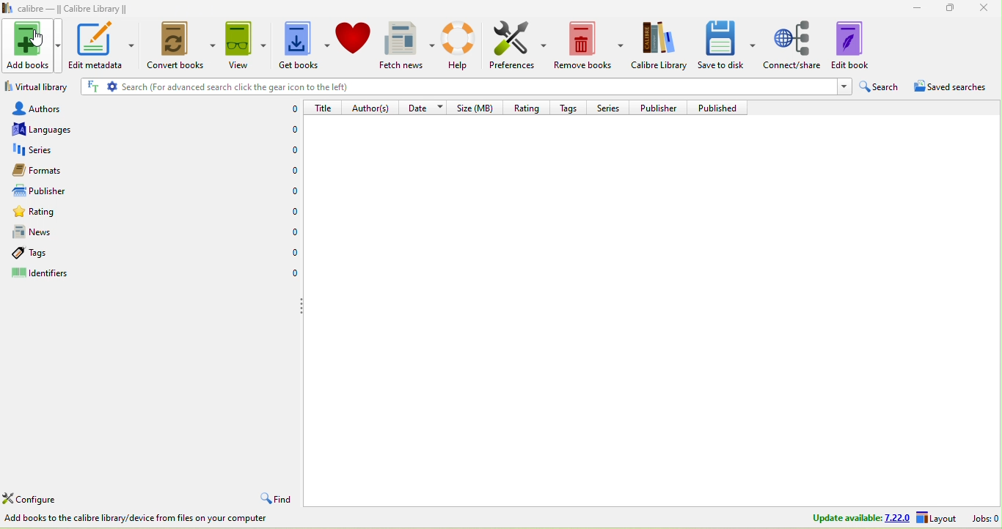  What do you see at coordinates (409, 45) in the screenshot?
I see `fetch news` at bounding box center [409, 45].